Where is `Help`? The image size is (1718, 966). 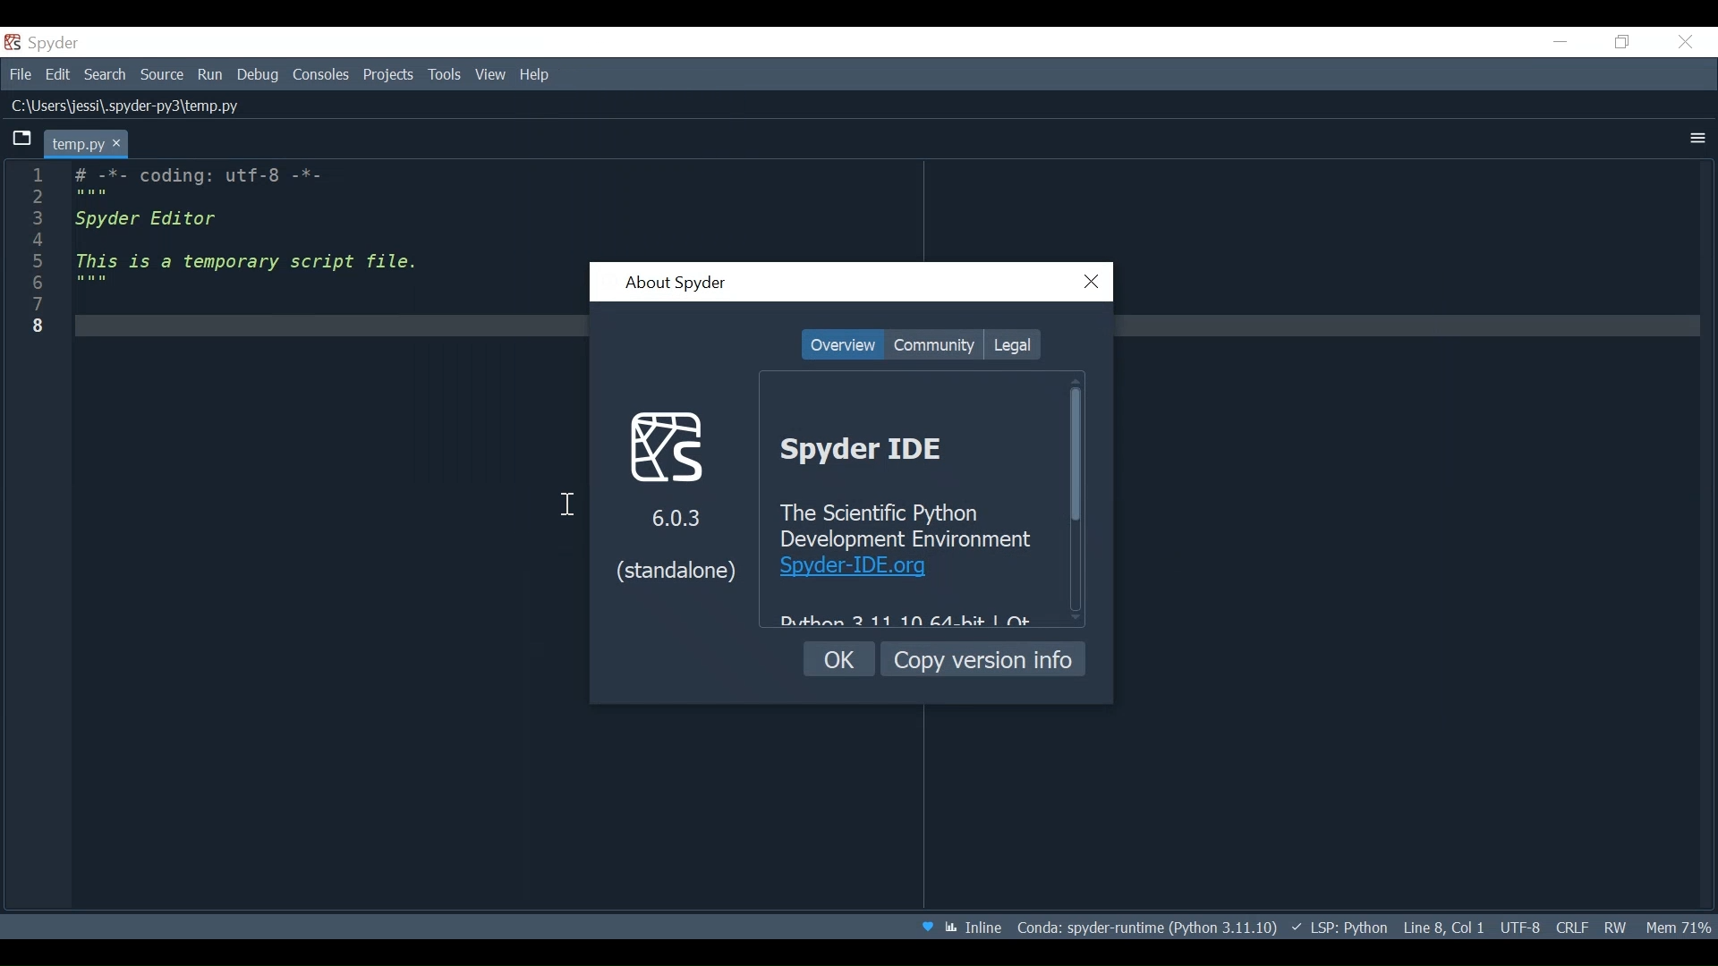
Help is located at coordinates (534, 74).